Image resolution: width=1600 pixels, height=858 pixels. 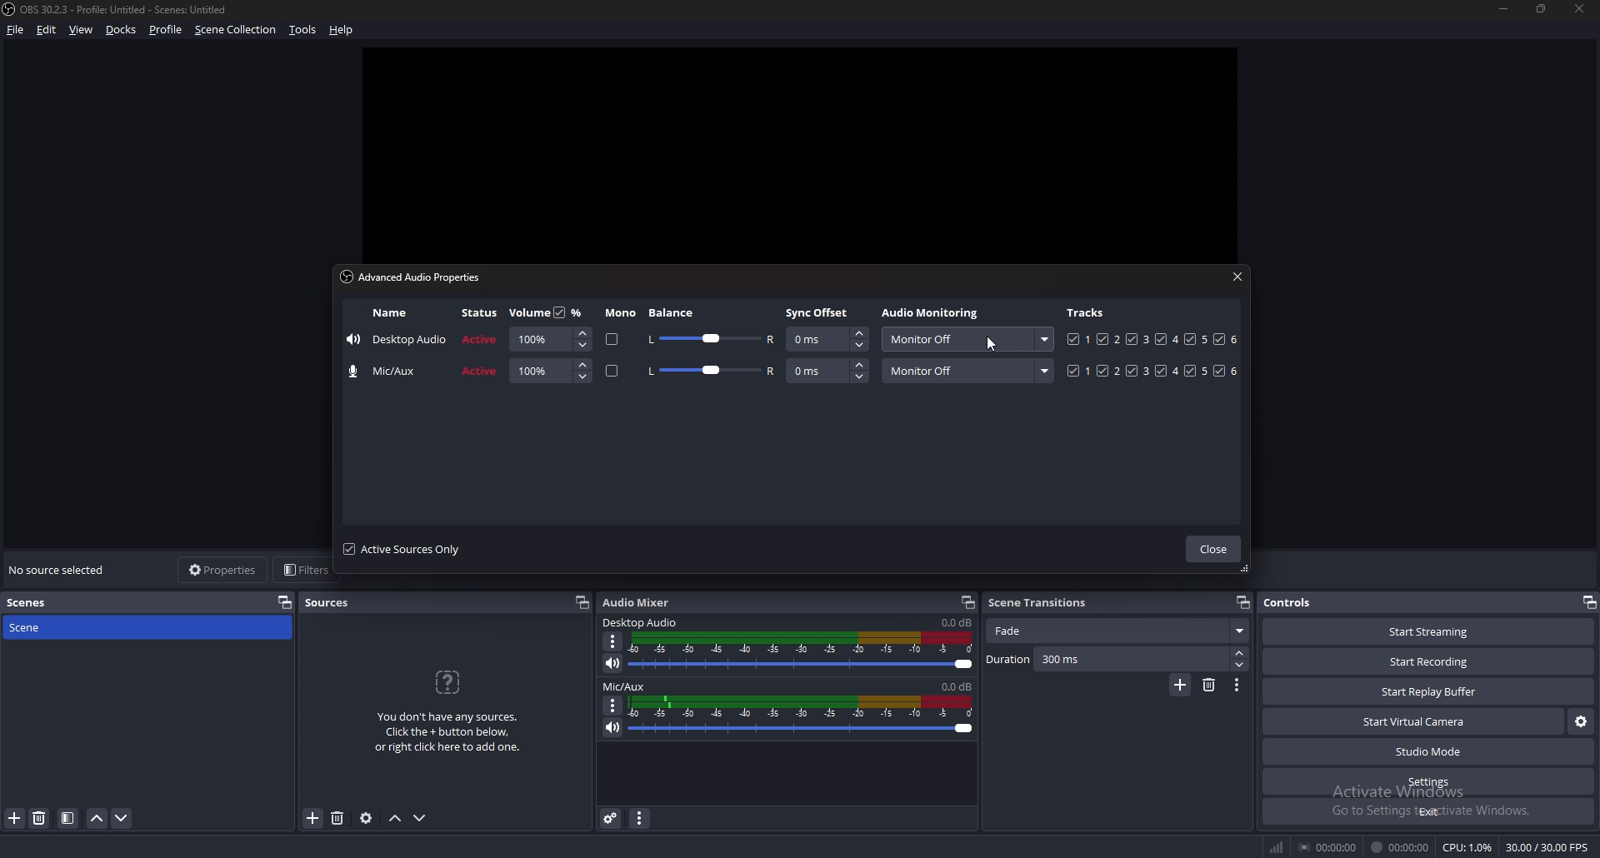 I want to click on 00:00:00, so click(x=1328, y=848).